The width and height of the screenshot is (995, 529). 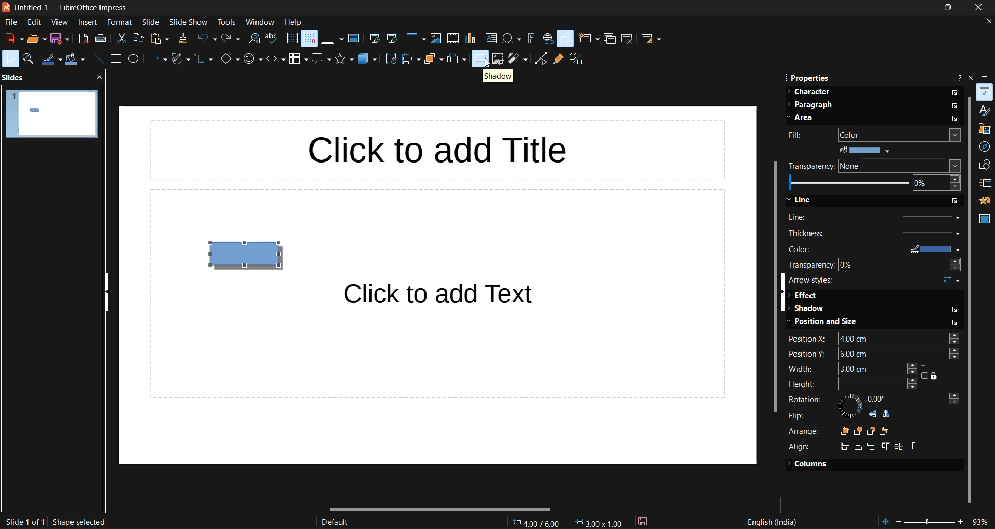 I want to click on navigator, so click(x=985, y=146).